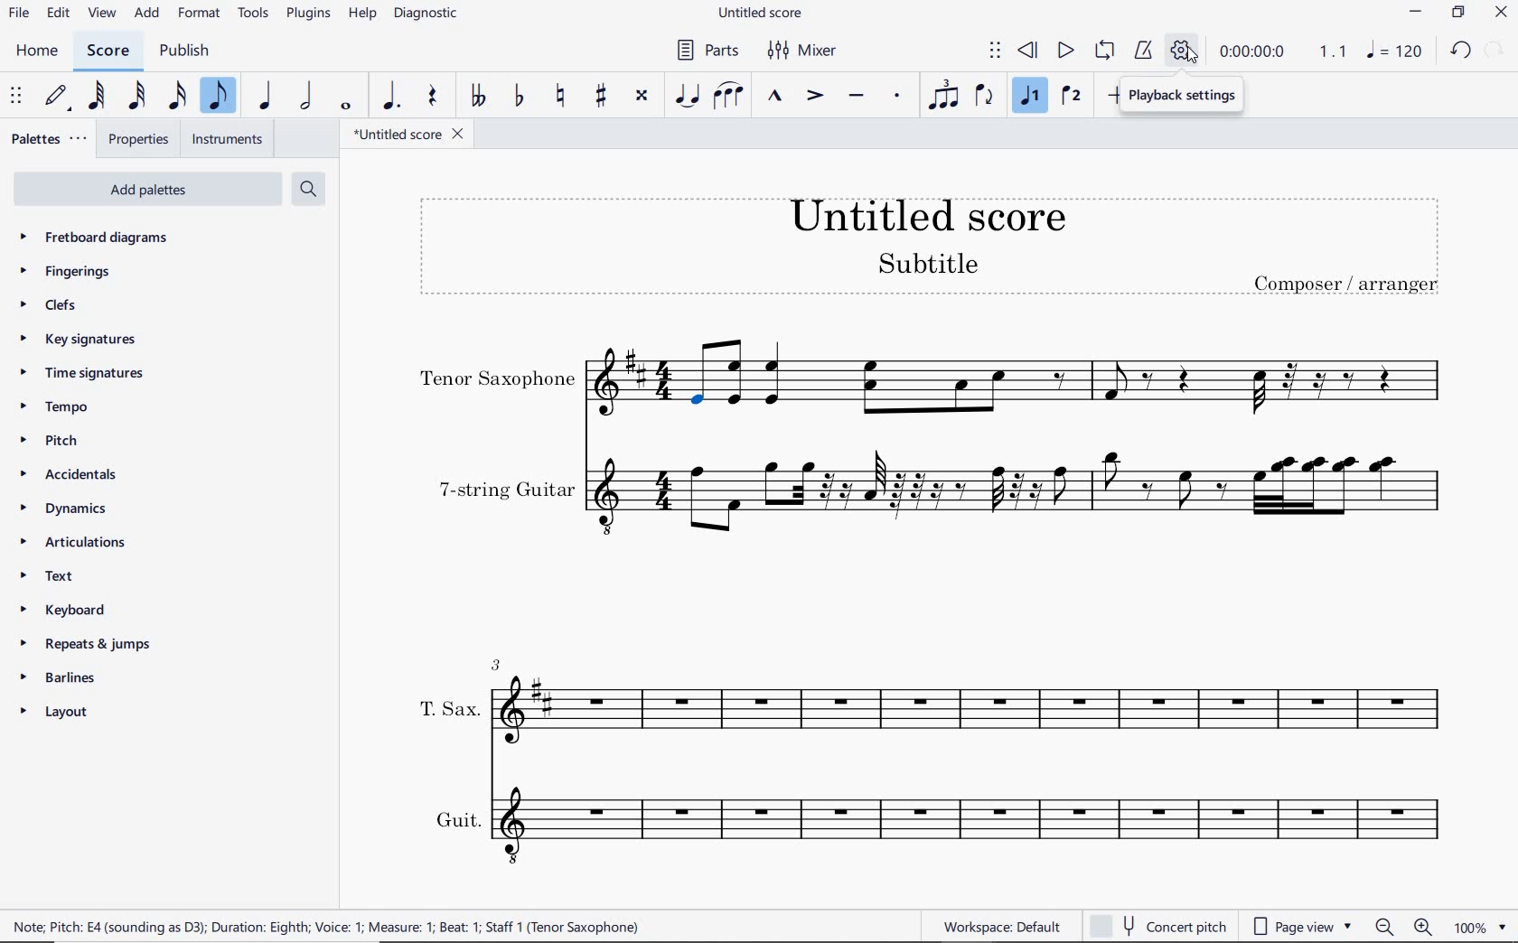 This screenshot has height=943, width=1518. What do you see at coordinates (184, 54) in the screenshot?
I see `PUBLISH` at bounding box center [184, 54].